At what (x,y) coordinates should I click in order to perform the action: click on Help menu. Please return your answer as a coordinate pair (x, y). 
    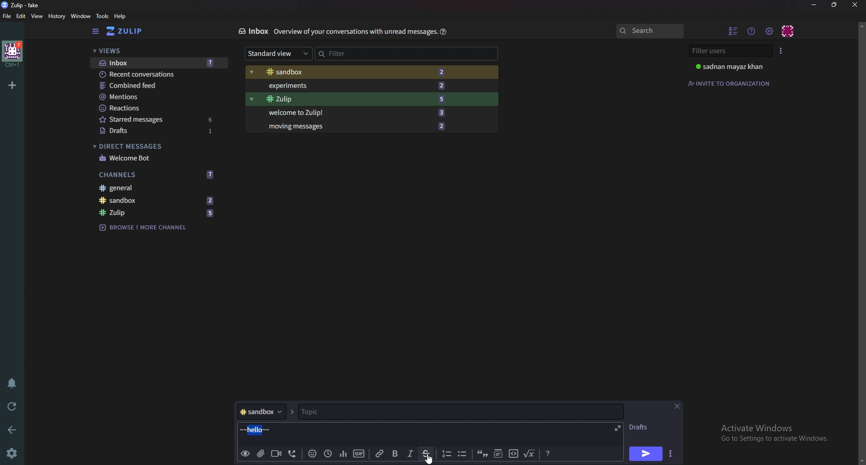
    Looking at the image, I should click on (752, 31).